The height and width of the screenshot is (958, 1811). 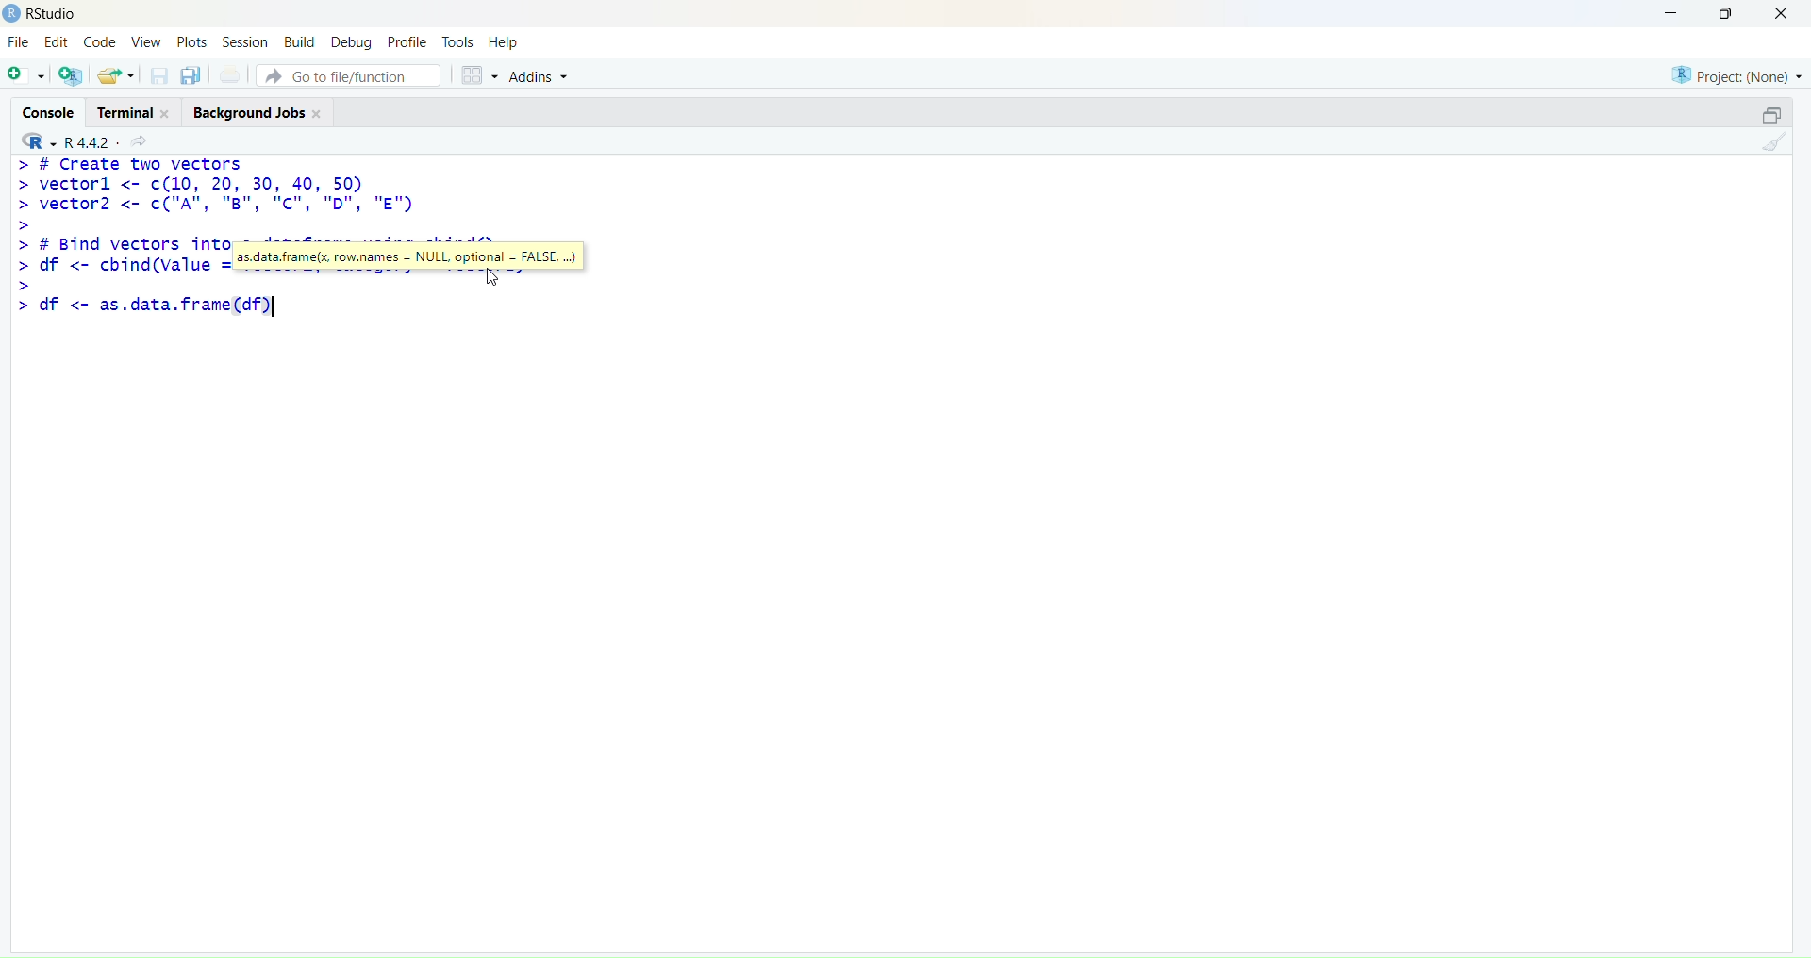 What do you see at coordinates (1735, 75) in the screenshot?
I see `Project: (None)` at bounding box center [1735, 75].